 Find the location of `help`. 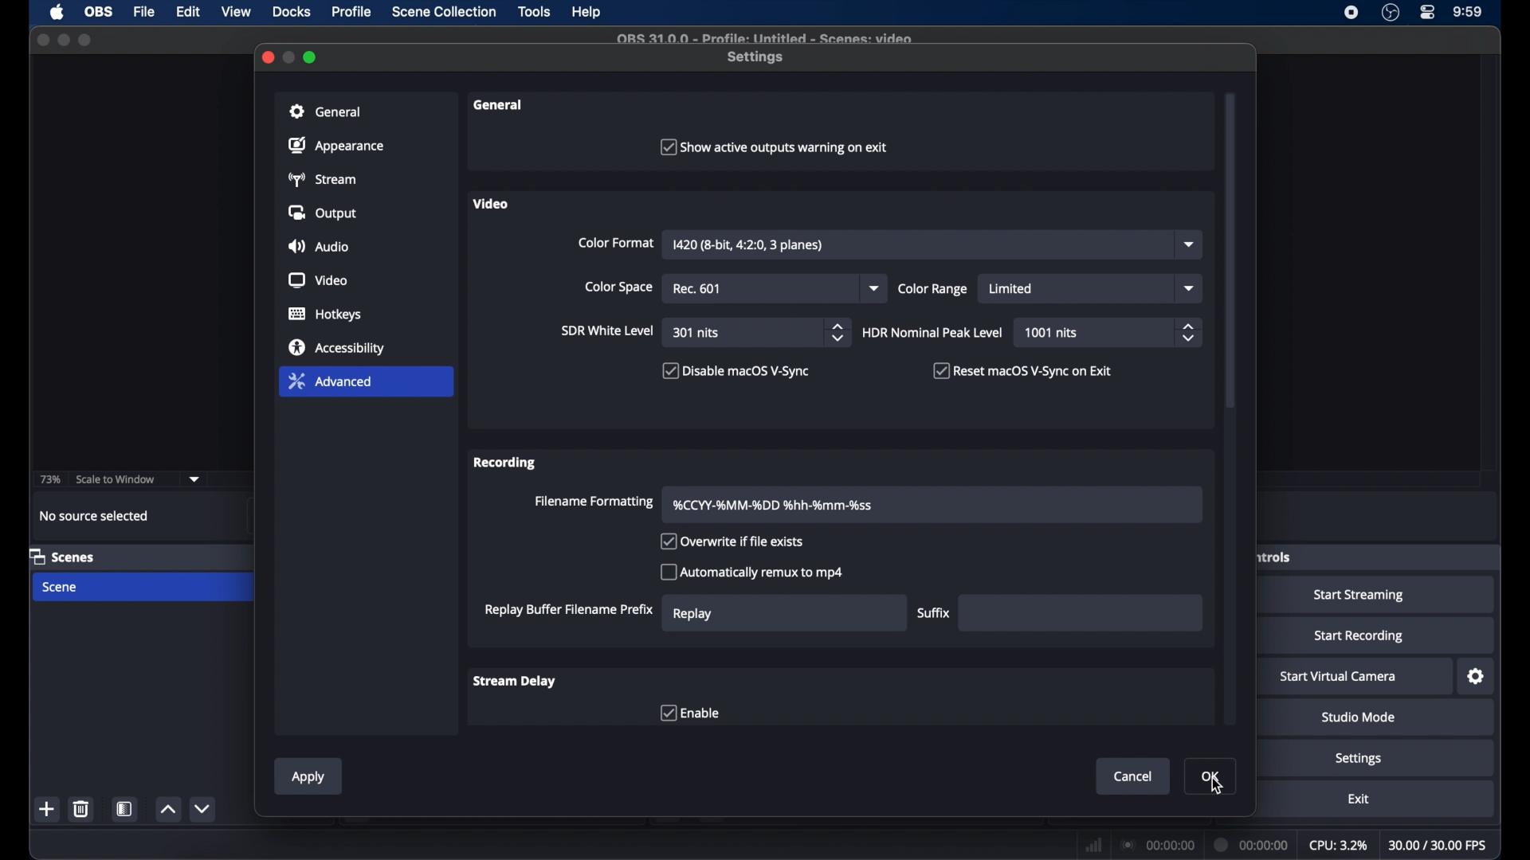

help is located at coordinates (587, 13).